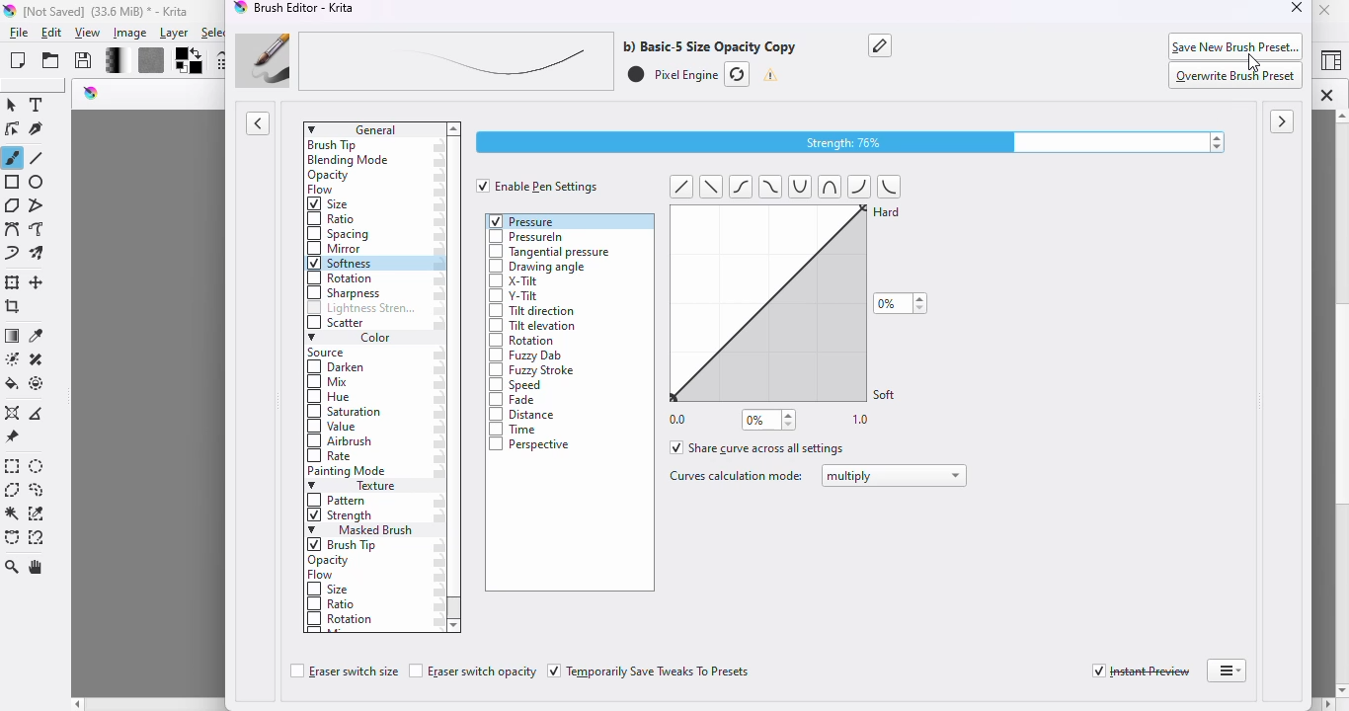  Describe the element at coordinates (889, 219) in the screenshot. I see `Hard` at that location.